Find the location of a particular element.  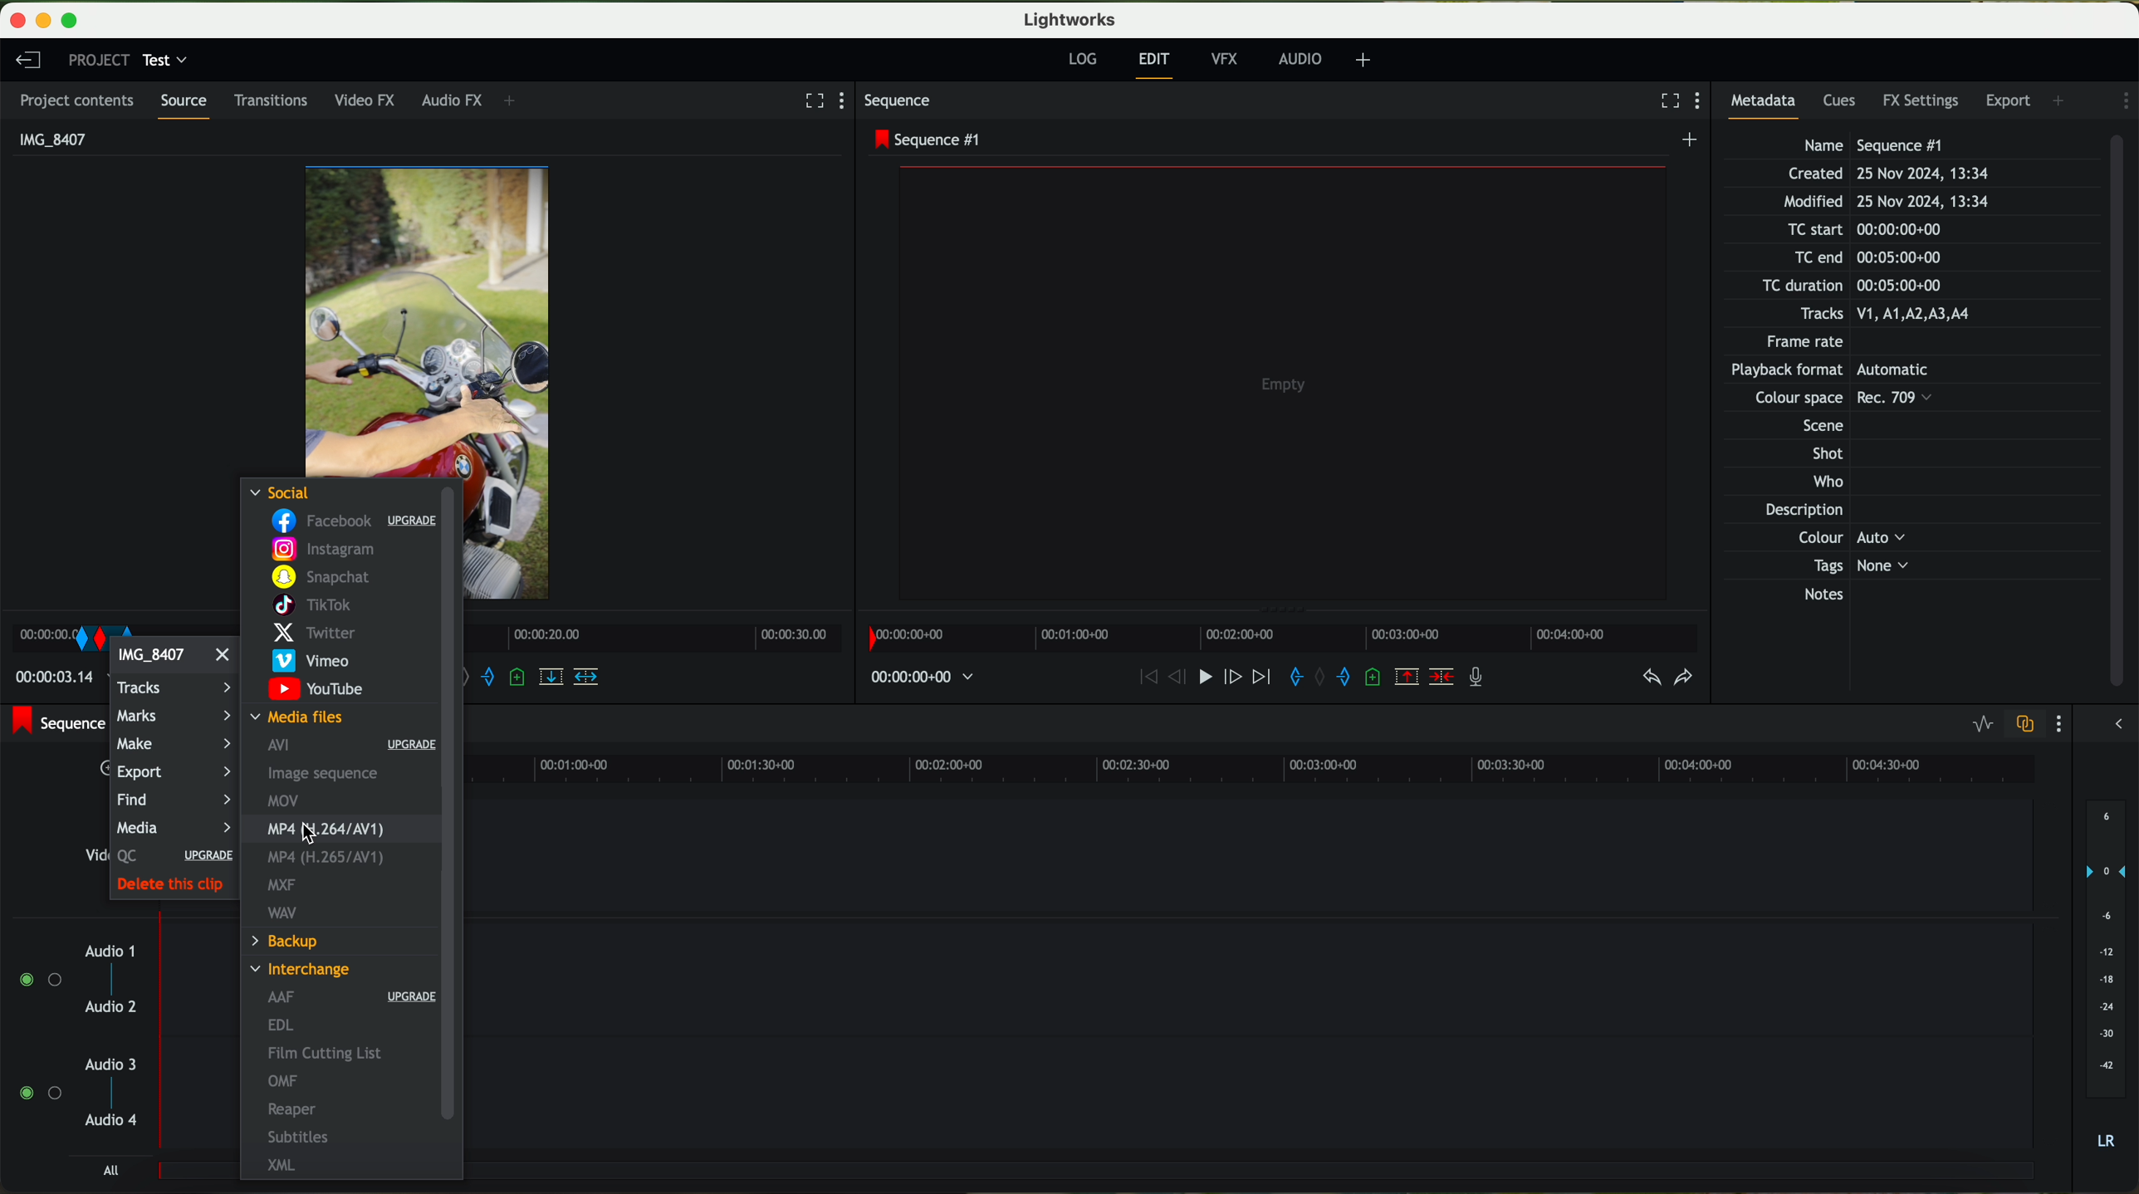

show settings menu is located at coordinates (849, 101).